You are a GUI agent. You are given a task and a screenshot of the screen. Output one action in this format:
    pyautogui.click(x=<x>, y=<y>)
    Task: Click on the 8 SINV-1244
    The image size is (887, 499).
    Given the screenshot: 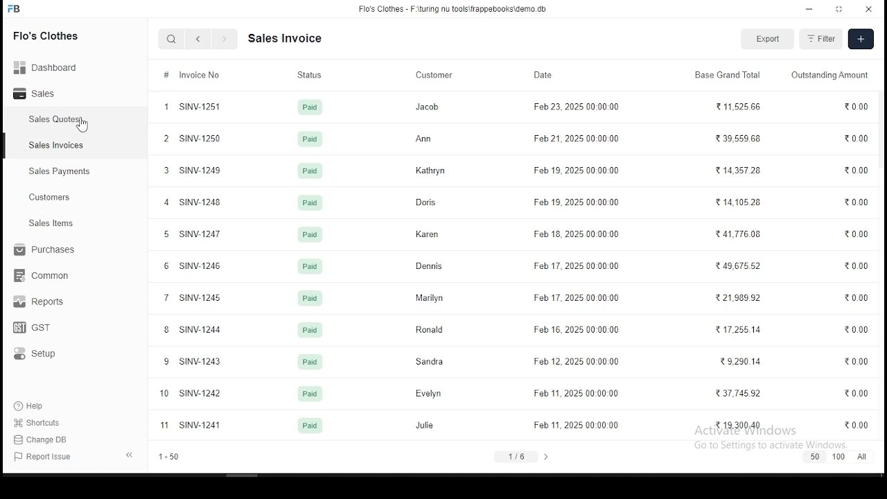 What is the action you would take?
    pyautogui.click(x=193, y=327)
    